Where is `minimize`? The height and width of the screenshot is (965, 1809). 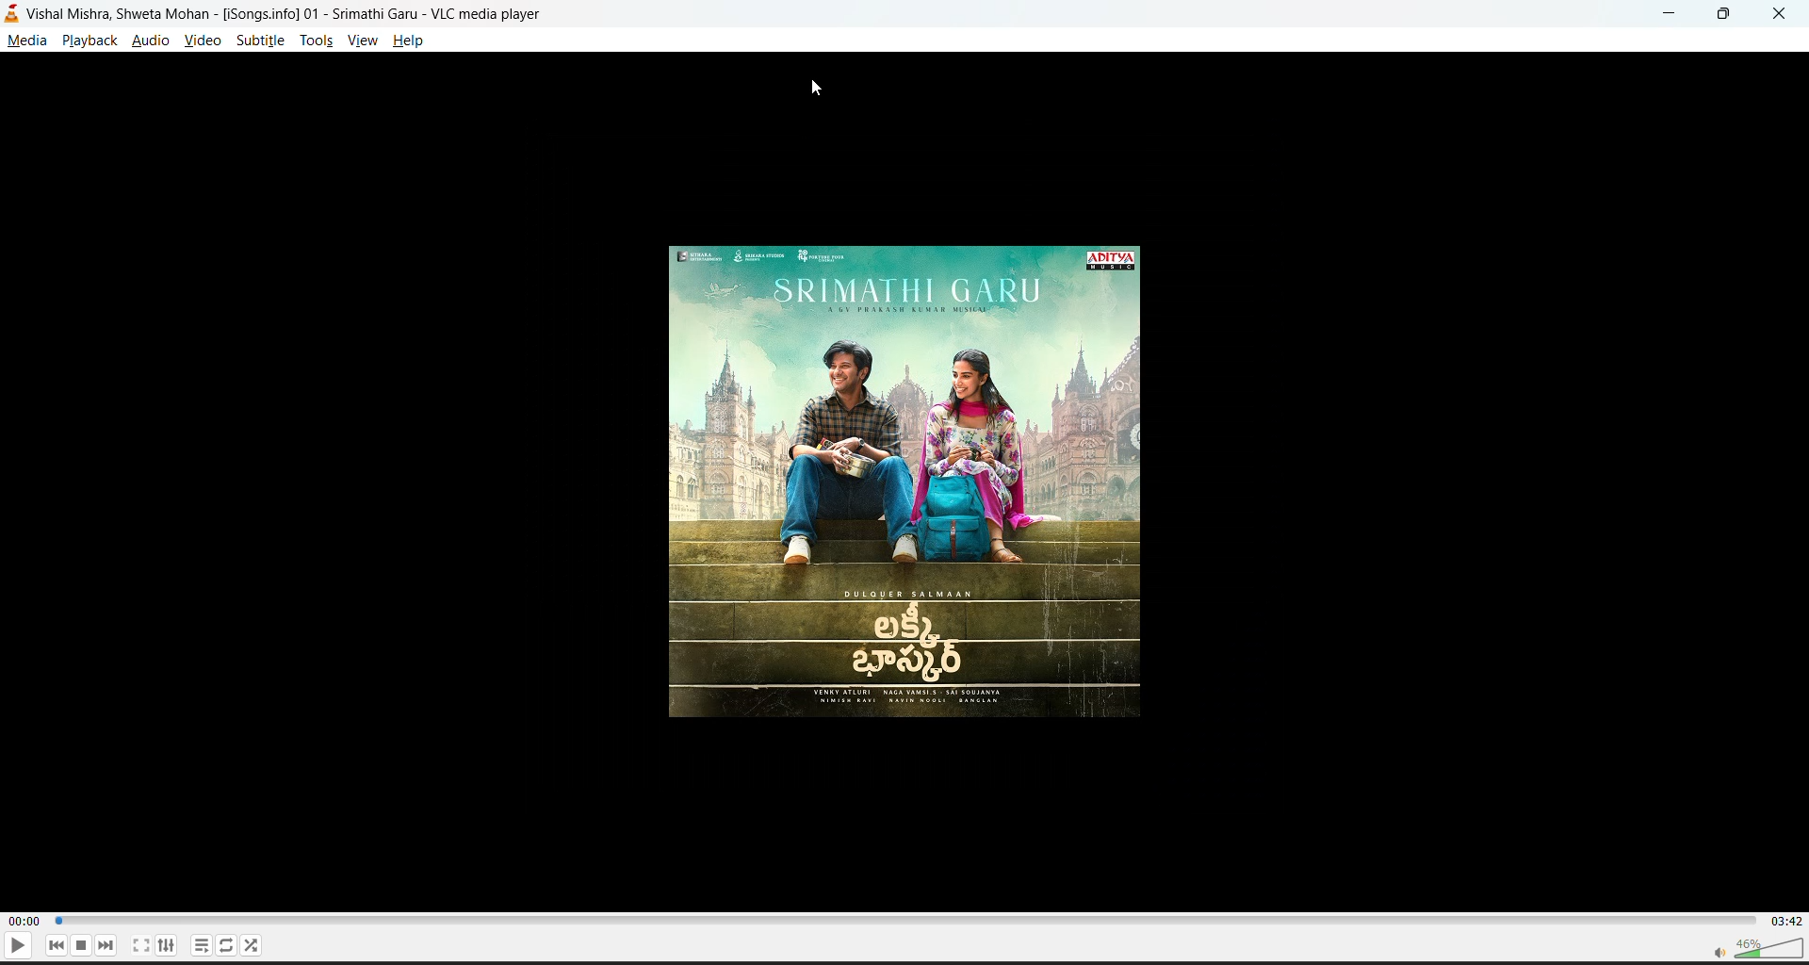
minimize is located at coordinates (1670, 14).